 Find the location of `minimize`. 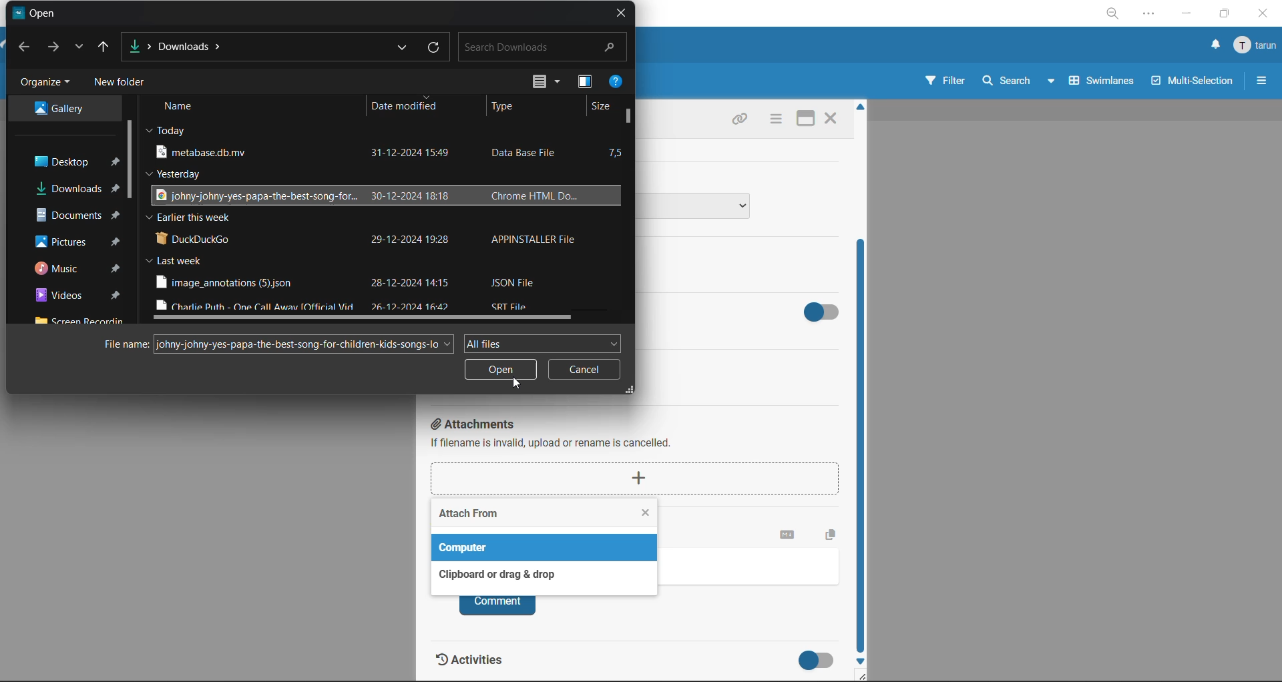

minimize is located at coordinates (1185, 15).